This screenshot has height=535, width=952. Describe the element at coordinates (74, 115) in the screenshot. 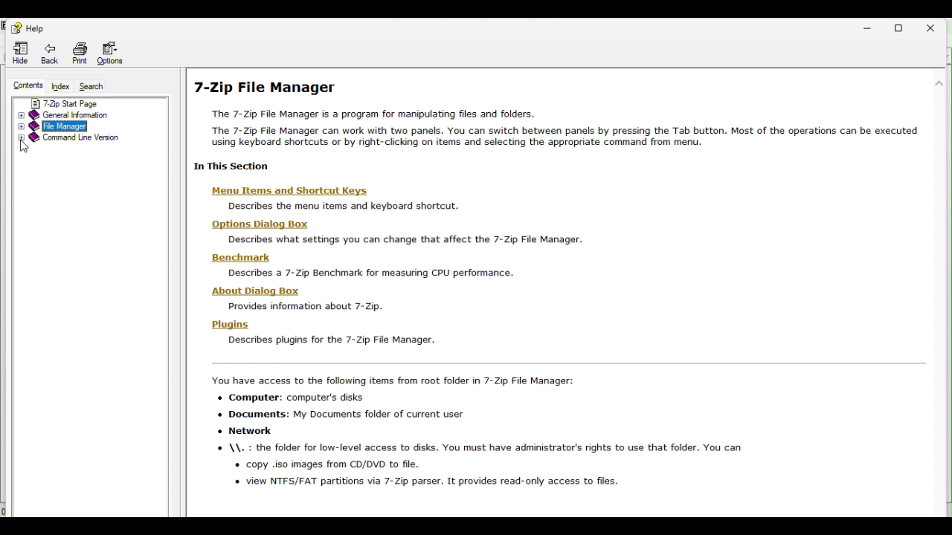

I see `General information` at that location.